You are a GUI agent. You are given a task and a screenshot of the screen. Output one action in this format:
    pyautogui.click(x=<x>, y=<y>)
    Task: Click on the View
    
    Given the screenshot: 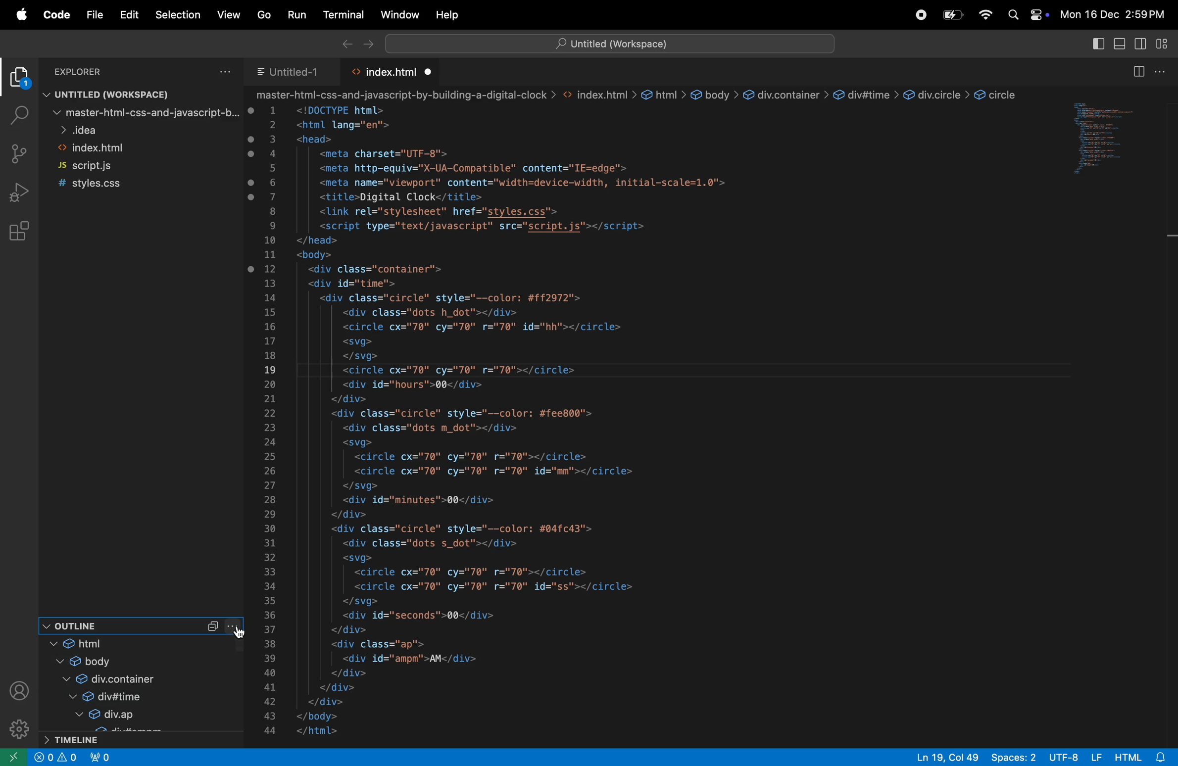 What is the action you would take?
    pyautogui.click(x=228, y=17)
    